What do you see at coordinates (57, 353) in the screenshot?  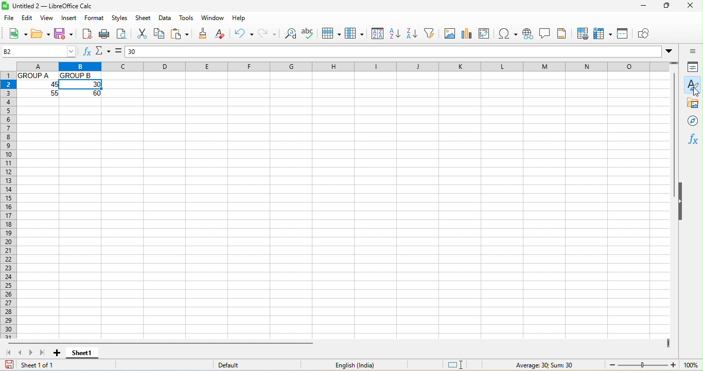 I see `add sheet` at bounding box center [57, 353].